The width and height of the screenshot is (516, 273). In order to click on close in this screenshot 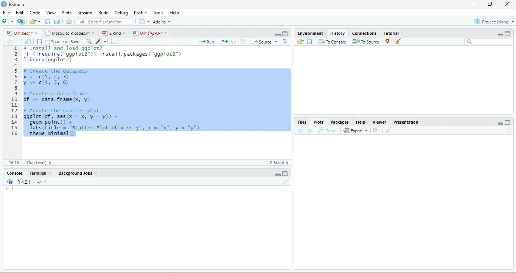, I will do `click(36, 33)`.